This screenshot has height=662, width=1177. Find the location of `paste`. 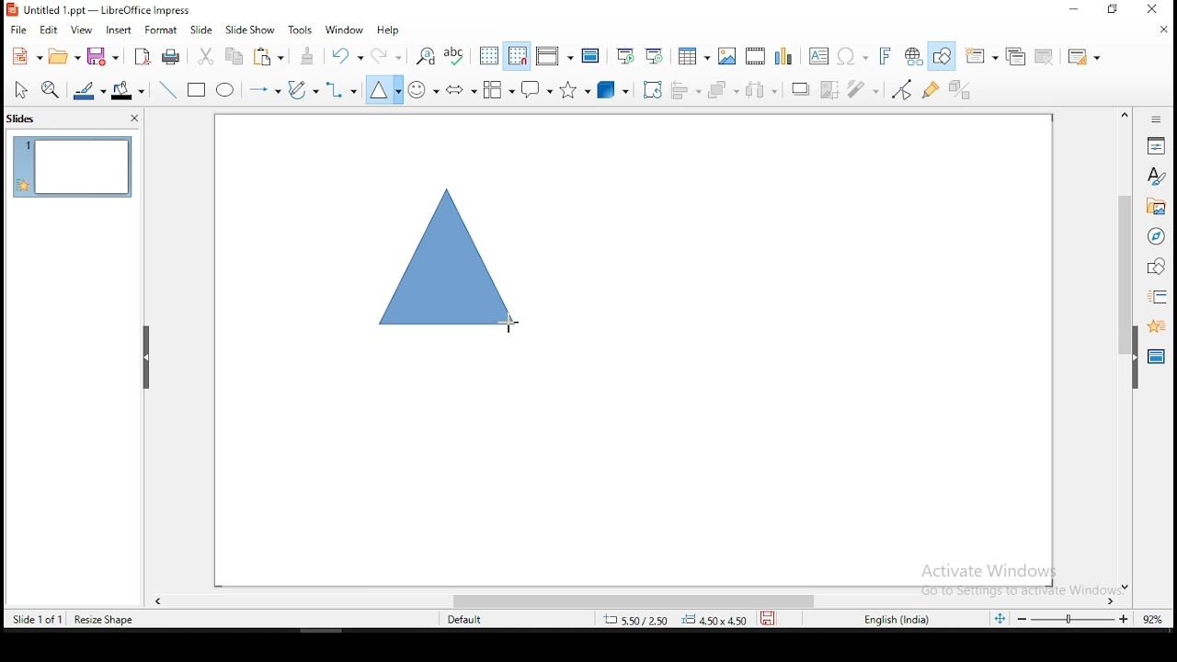

paste is located at coordinates (309, 56).